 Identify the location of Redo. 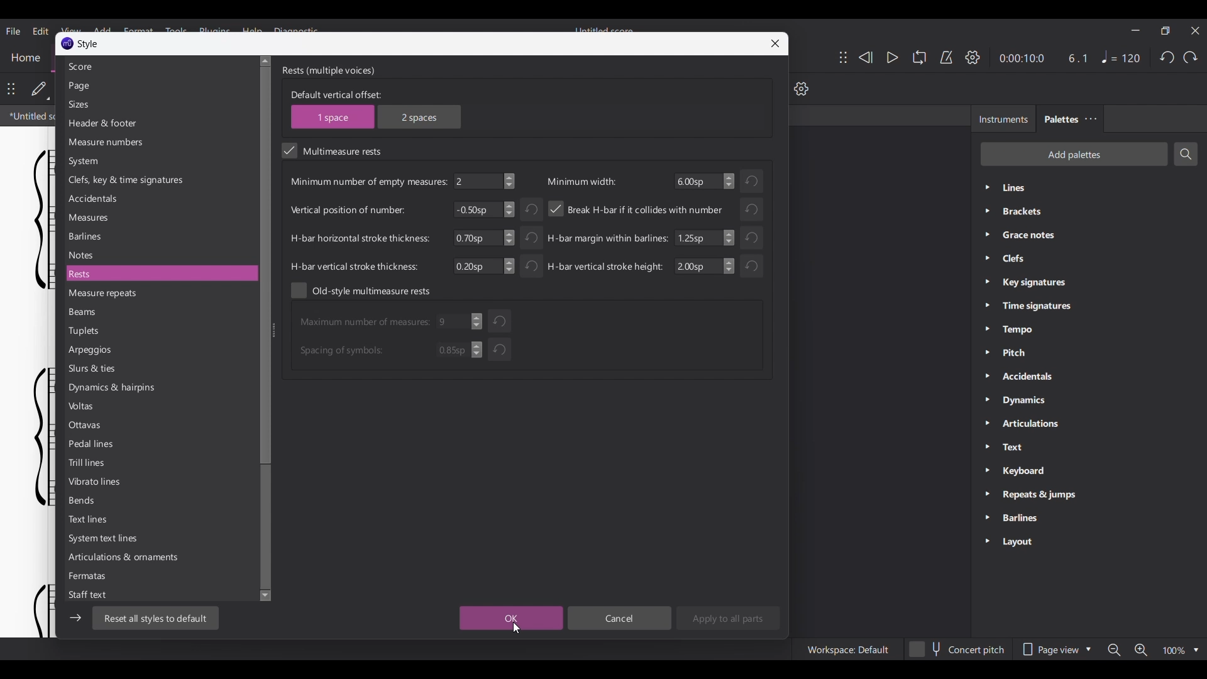
(1191, 58).